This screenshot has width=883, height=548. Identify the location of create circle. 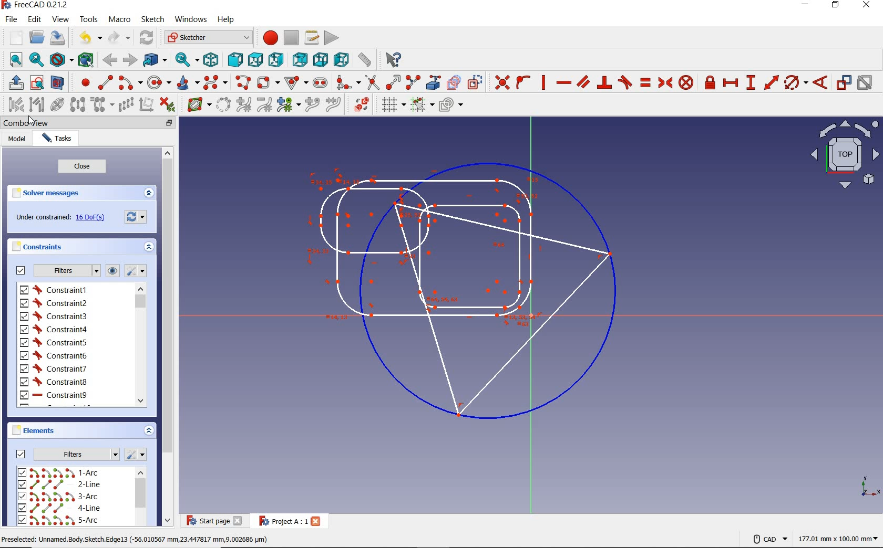
(158, 82).